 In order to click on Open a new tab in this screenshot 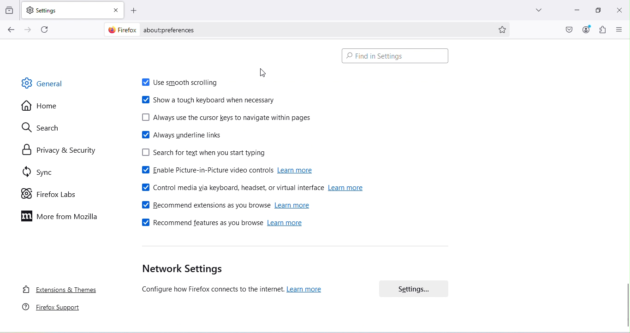, I will do `click(138, 12)`.